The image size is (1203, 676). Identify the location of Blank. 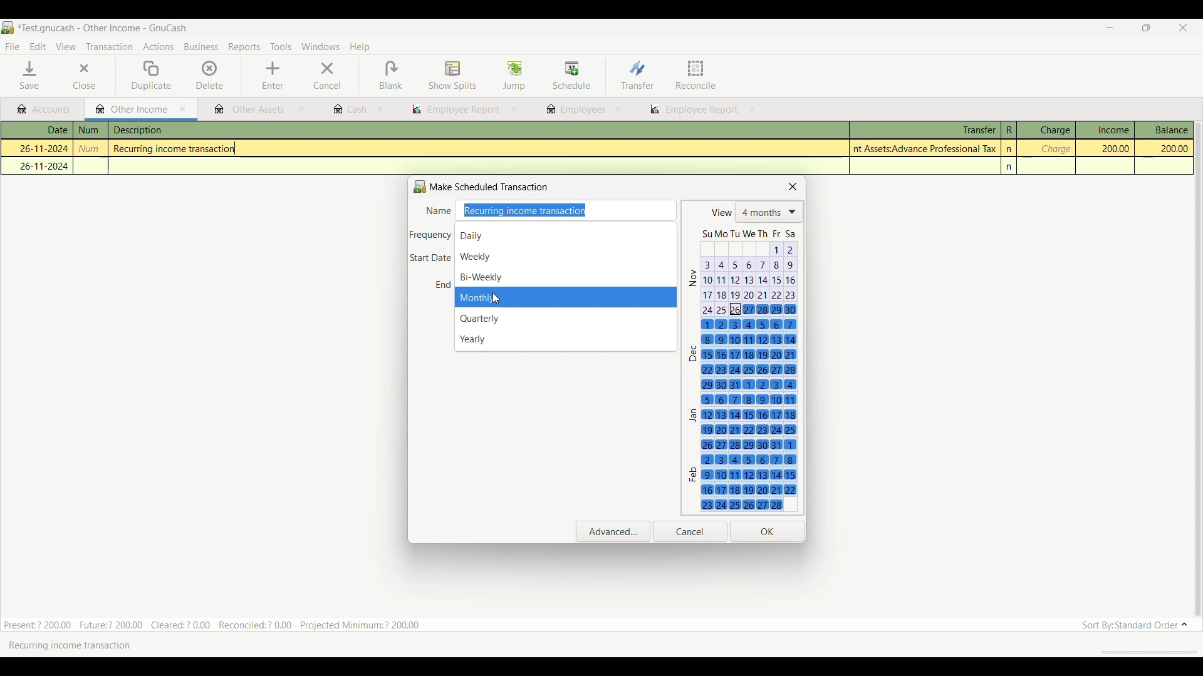
(390, 76).